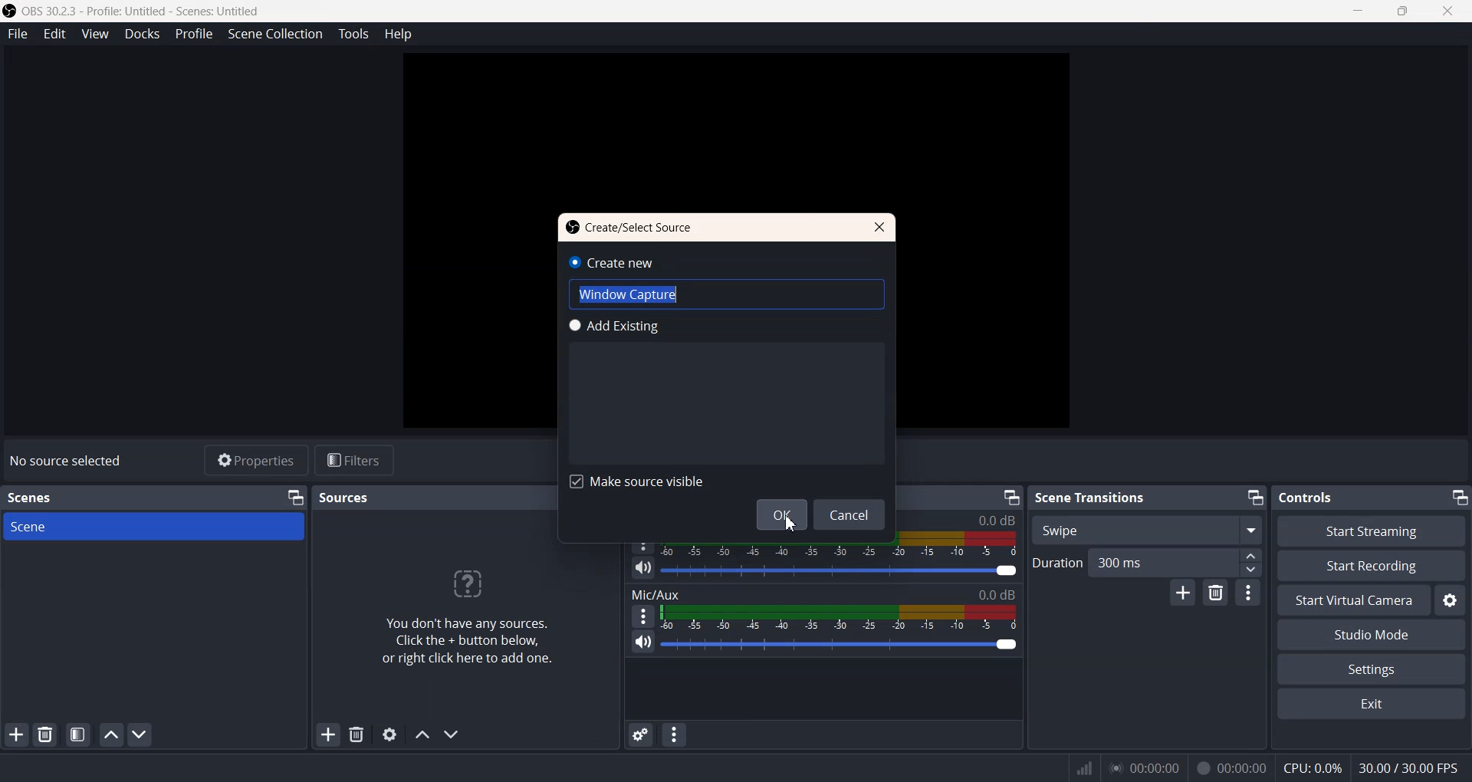 Image resolution: width=1472 pixels, height=782 pixels. I want to click on Volume Indicator, so click(839, 619).